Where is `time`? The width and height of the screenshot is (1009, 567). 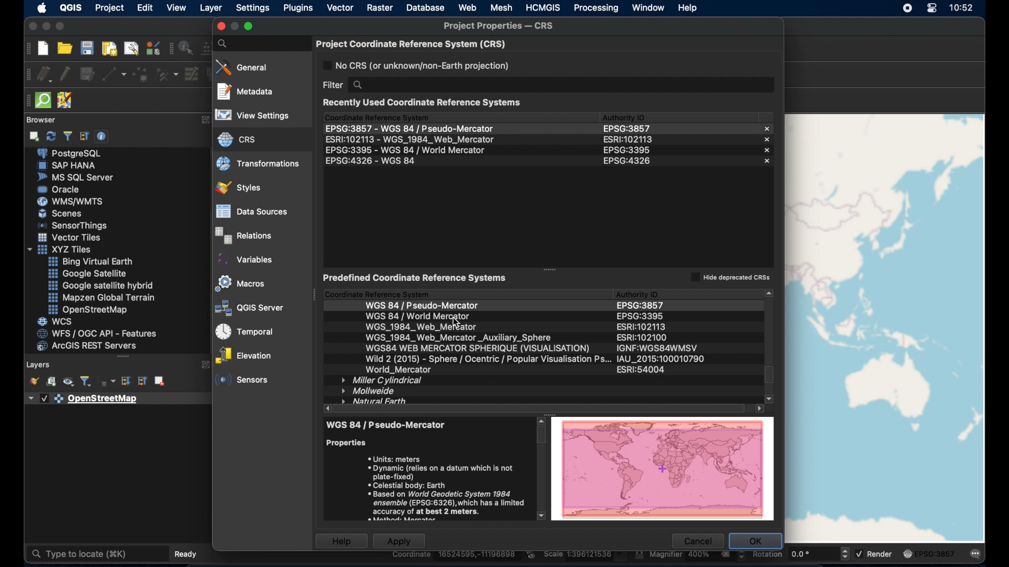 time is located at coordinates (963, 7).